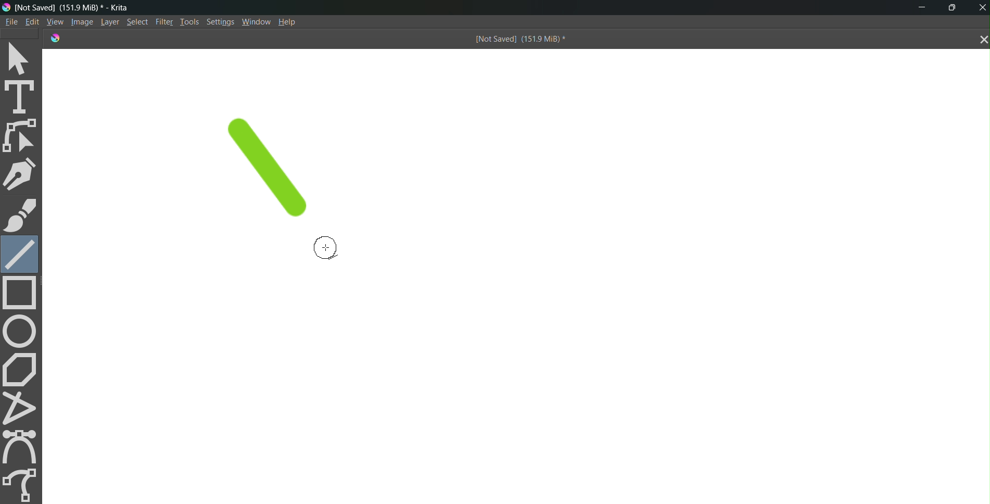 Image resolution: width=990 pixels, height=504 pixels. What do you see at coordinates (20, 253) in the screenshot?
I see `line` at bounding box center [20, 253].